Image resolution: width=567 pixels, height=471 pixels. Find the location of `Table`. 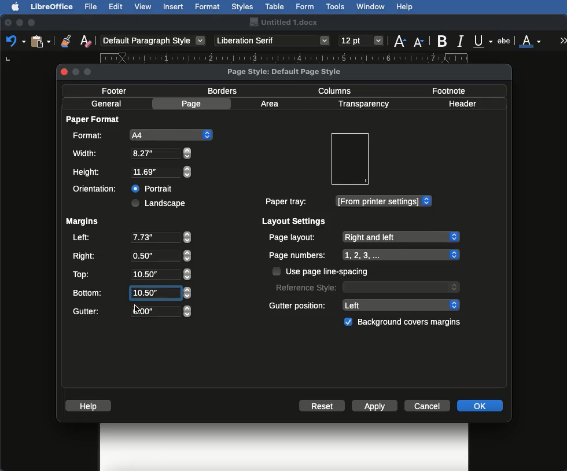

Table is located at coordinates (275, 5).